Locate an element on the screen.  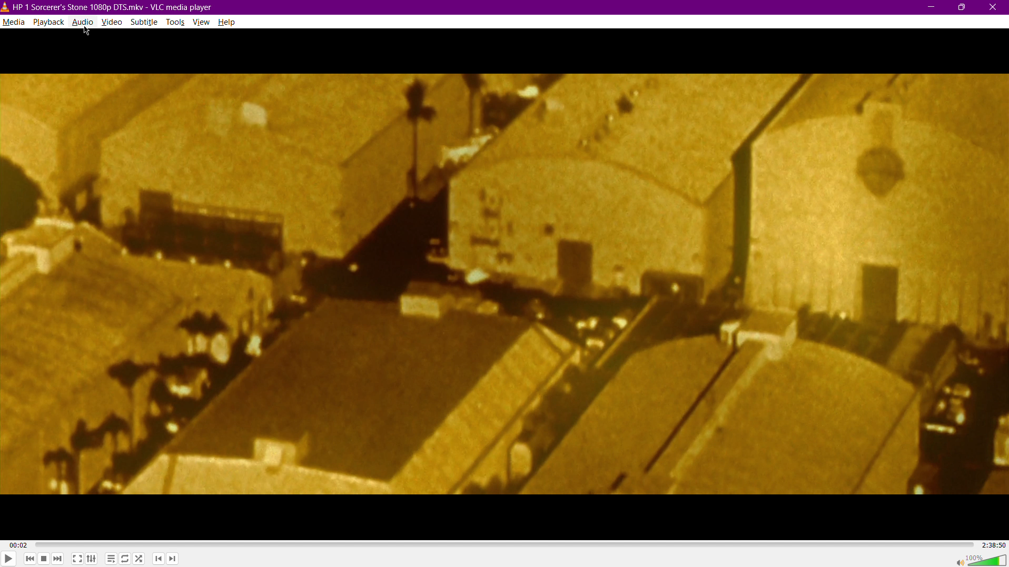
Play is located at coordinates (8, 558).